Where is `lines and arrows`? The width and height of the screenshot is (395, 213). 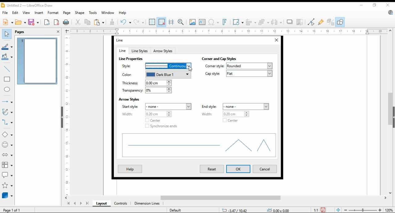
lines and arrows is located at coordinates (7, 102).